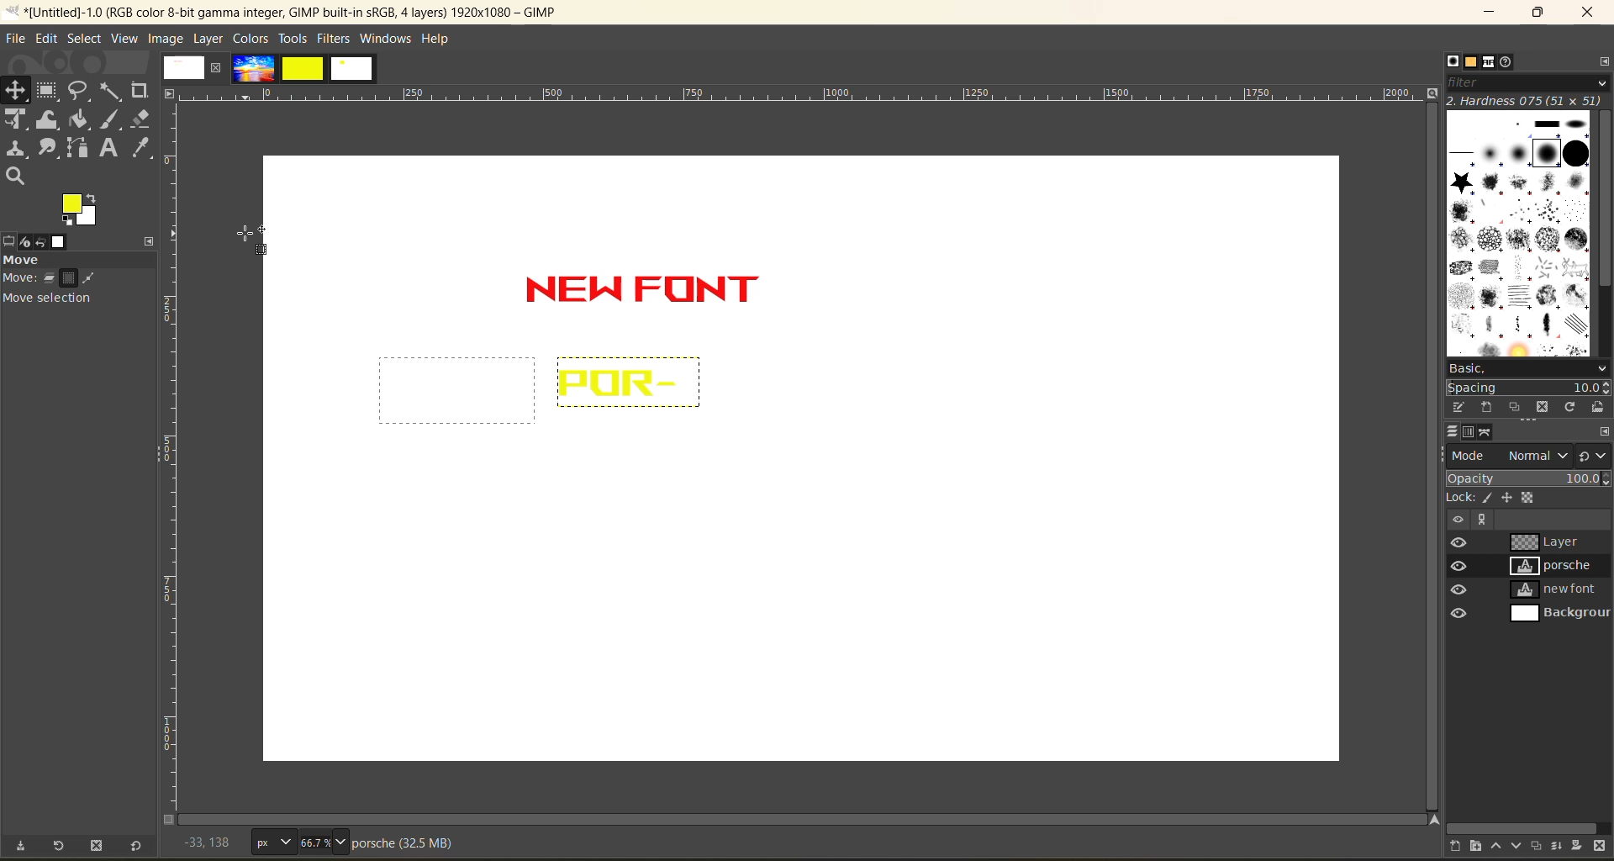 The image size is (1614, 861). Describe the element at coordinates (1493, 847) in the screenshot. I see `raise the layer` at that location.